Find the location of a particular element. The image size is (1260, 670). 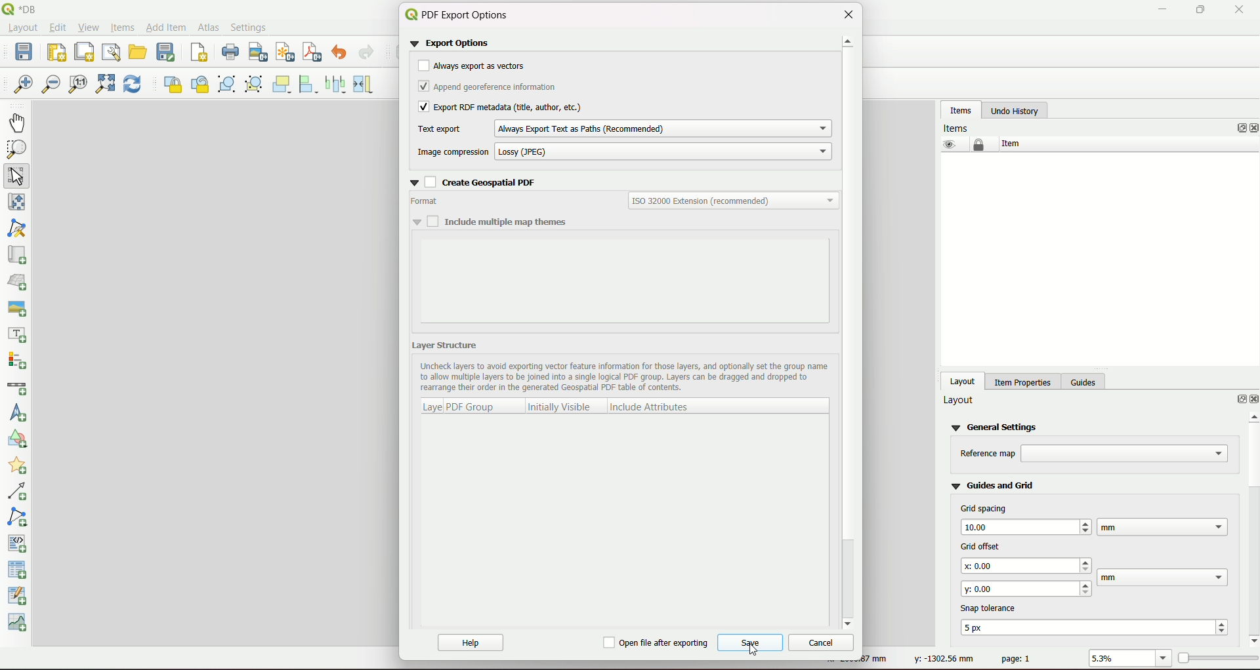

Include multiple map themes is located at coordinates (507, 222).